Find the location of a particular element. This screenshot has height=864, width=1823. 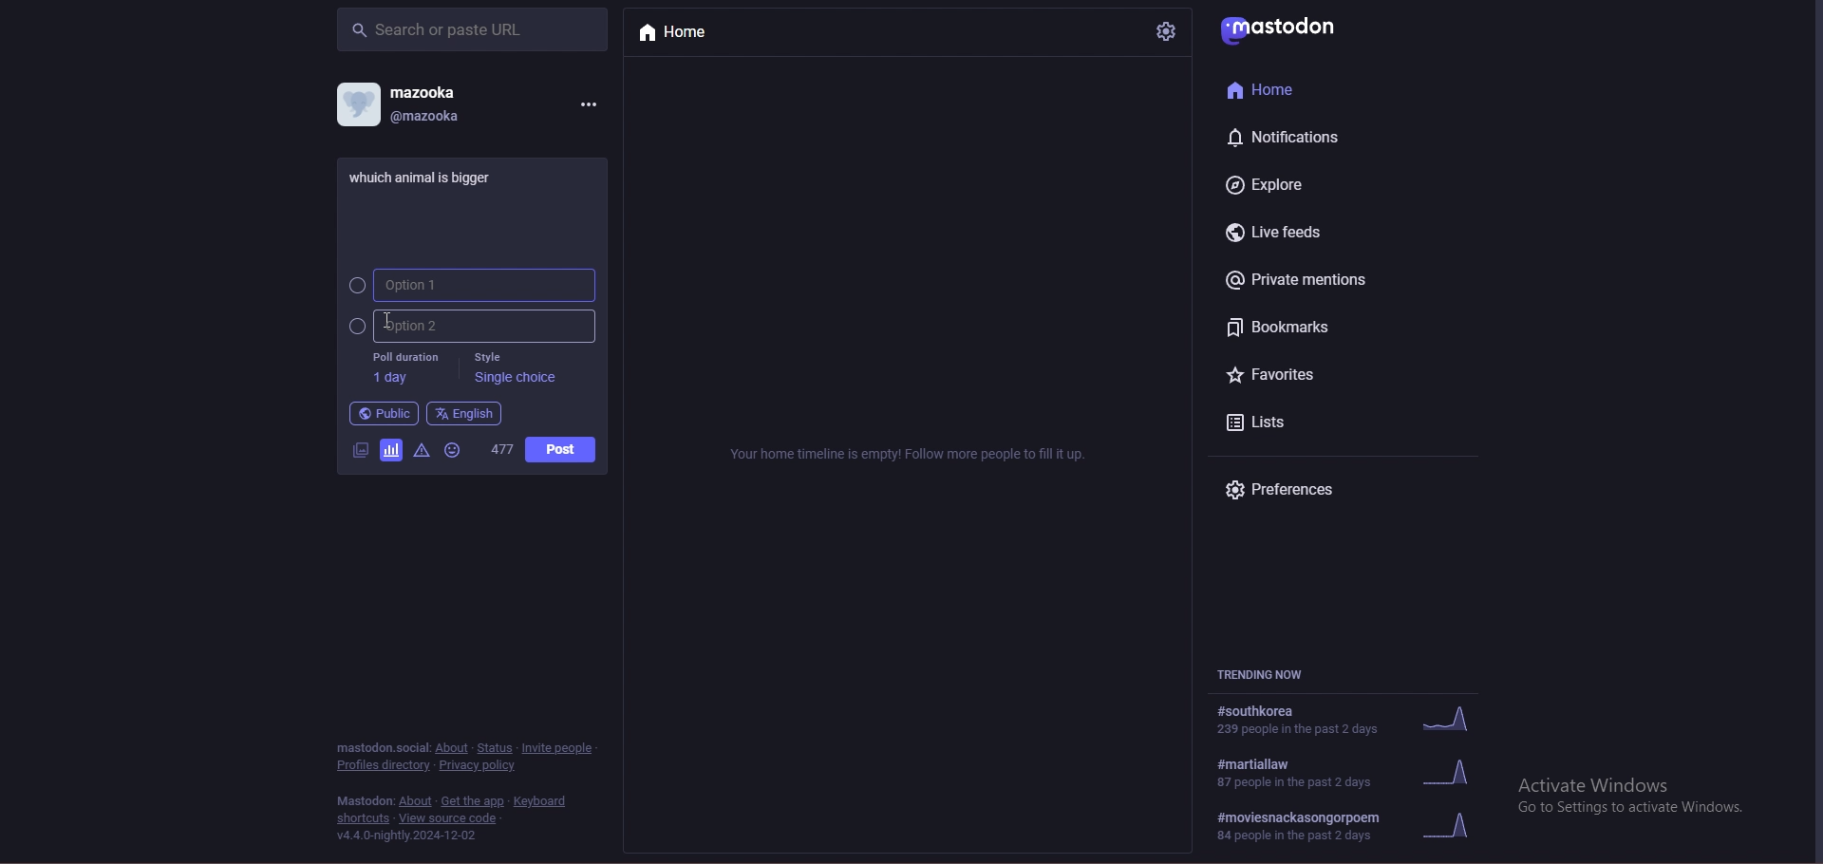

option 2 is located at coordinates (472, 326).